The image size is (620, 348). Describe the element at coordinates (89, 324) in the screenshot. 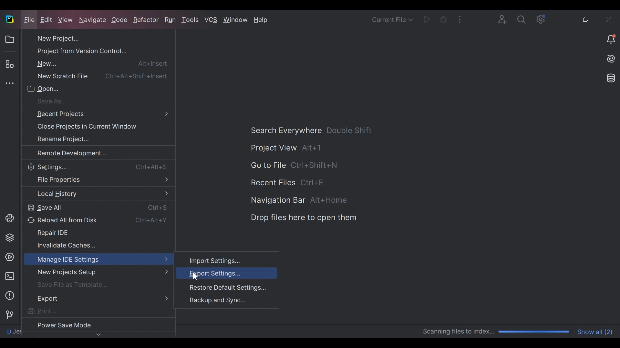

I see `Power Save Mode` at that location.